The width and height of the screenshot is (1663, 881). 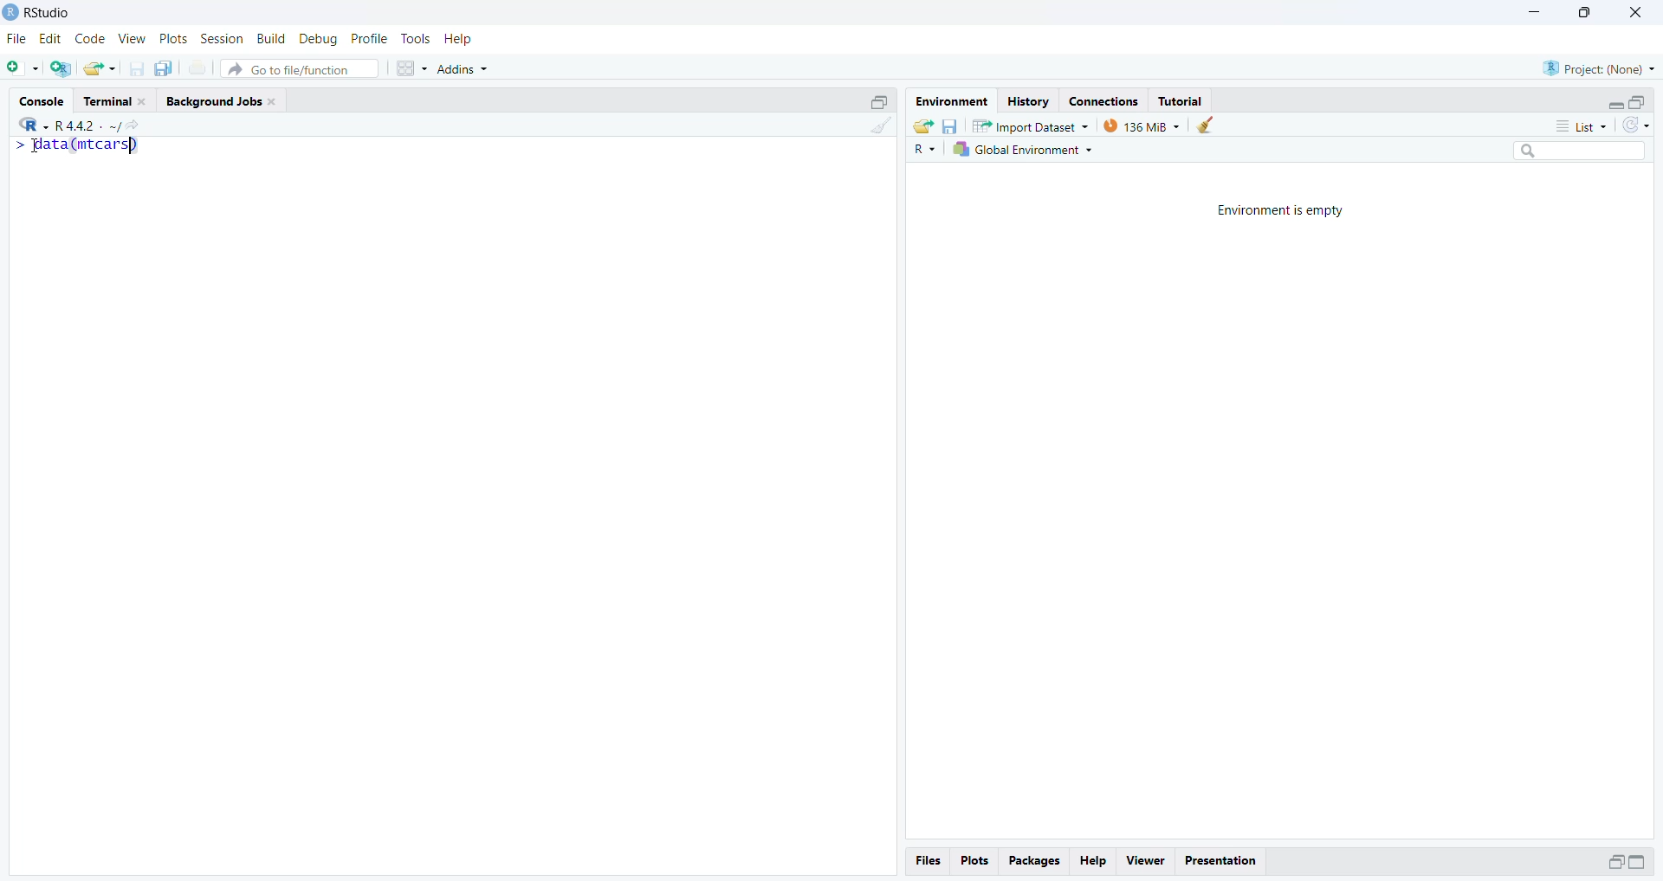 I want to click on Connections, so click(x=1103, y=100).